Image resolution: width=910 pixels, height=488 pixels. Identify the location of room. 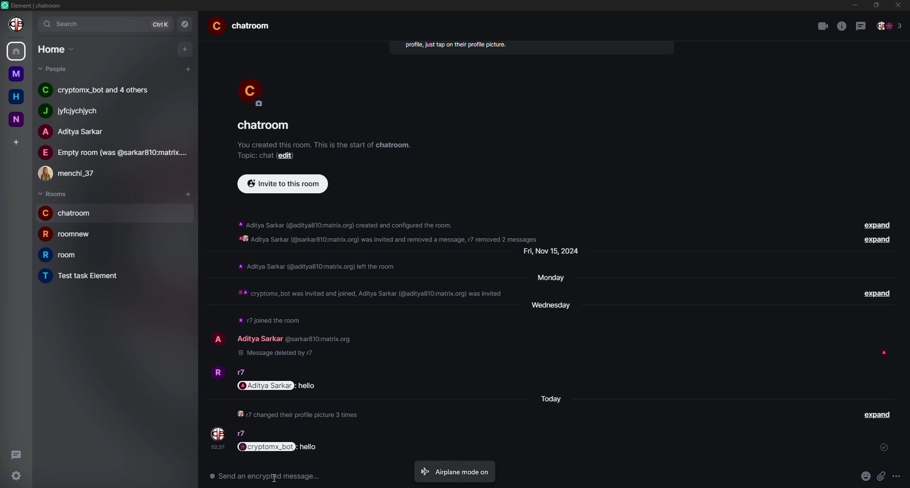
(266, 126).